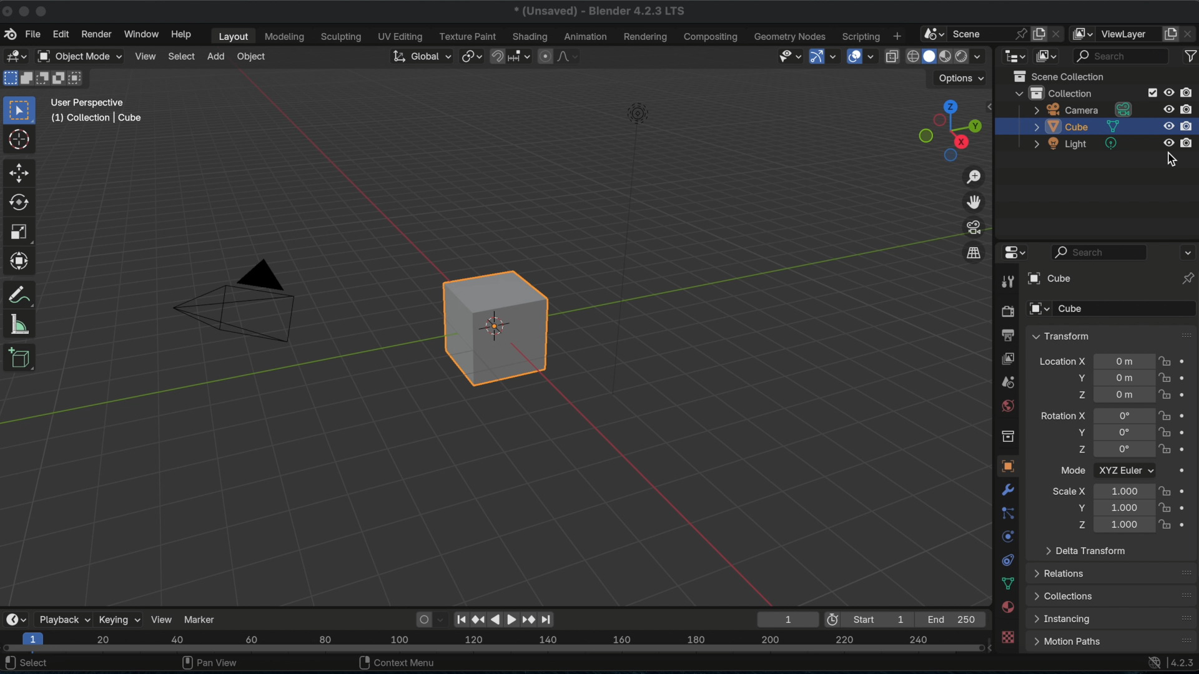 The height and width of the screenshot is (674, 1199). Describe the element at coordinates (99, 117) in the screenshot. I see `(1) collection cube` at that location.